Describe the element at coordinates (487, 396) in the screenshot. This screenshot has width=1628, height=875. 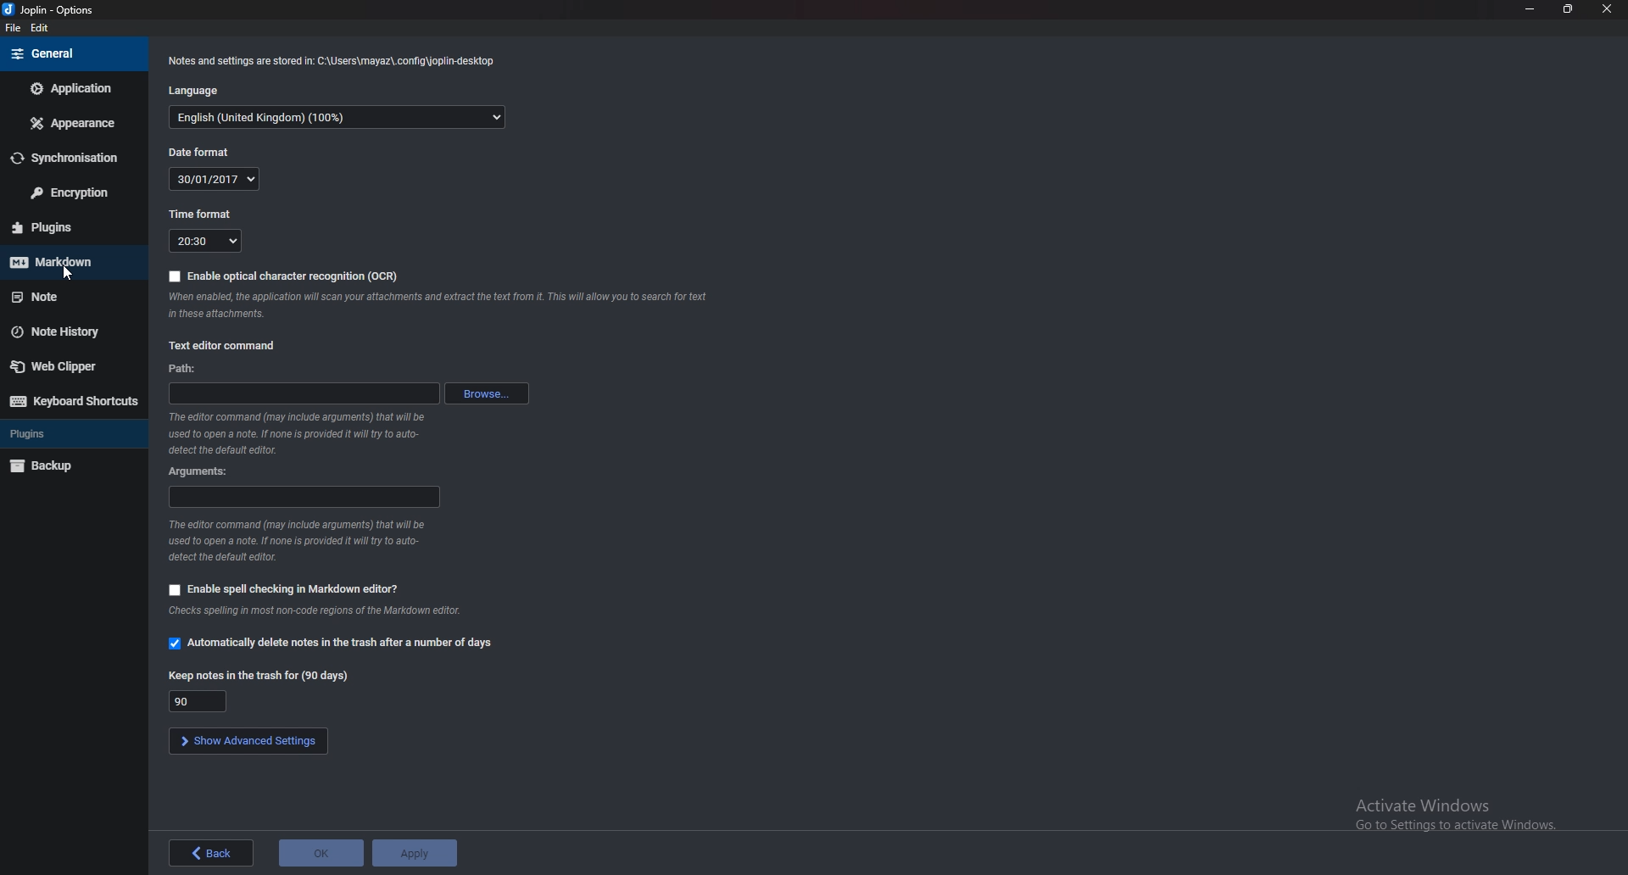
I see `browse` at that location.